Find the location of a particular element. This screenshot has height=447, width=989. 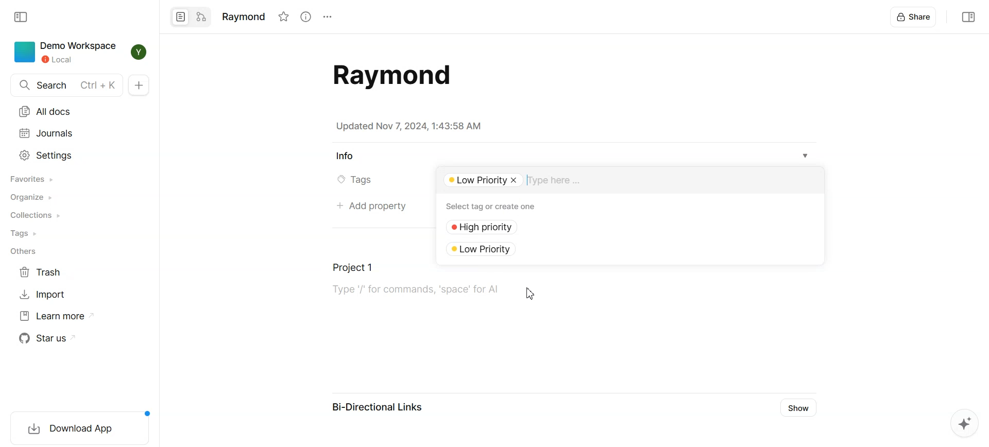

Edgeless is located at coordinates (201, 17).